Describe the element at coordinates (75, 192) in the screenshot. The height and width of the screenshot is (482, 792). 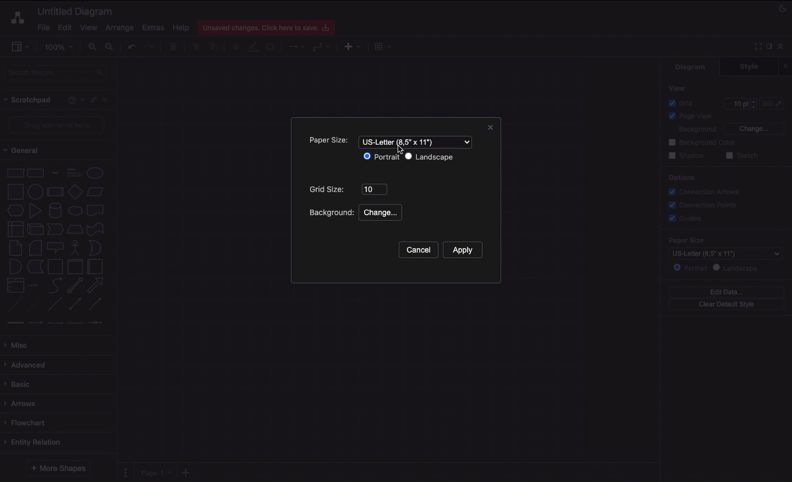
I see `Diamond` at that location.